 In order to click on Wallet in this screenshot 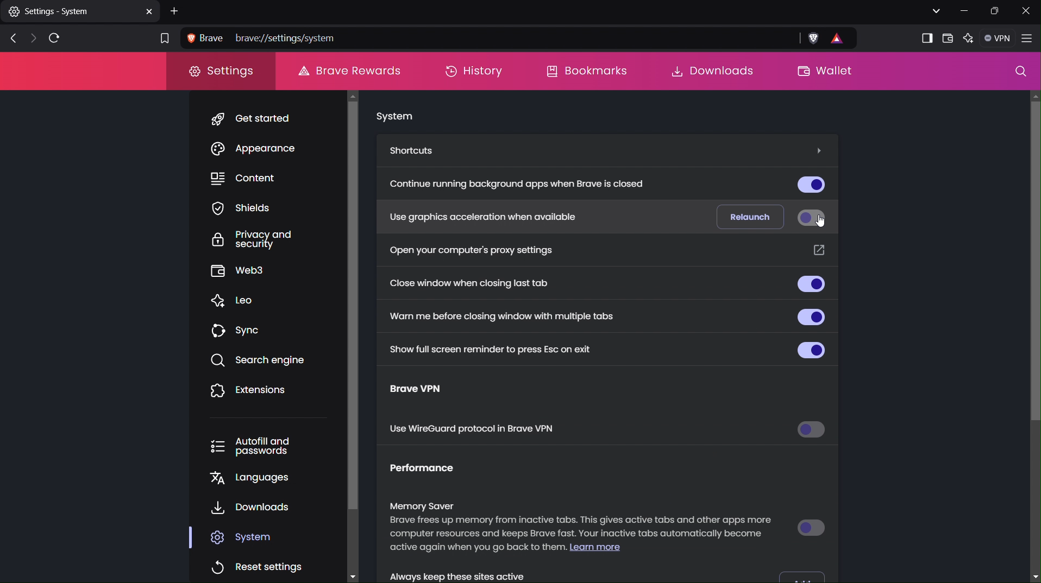, I will do `click(823, 72)`.